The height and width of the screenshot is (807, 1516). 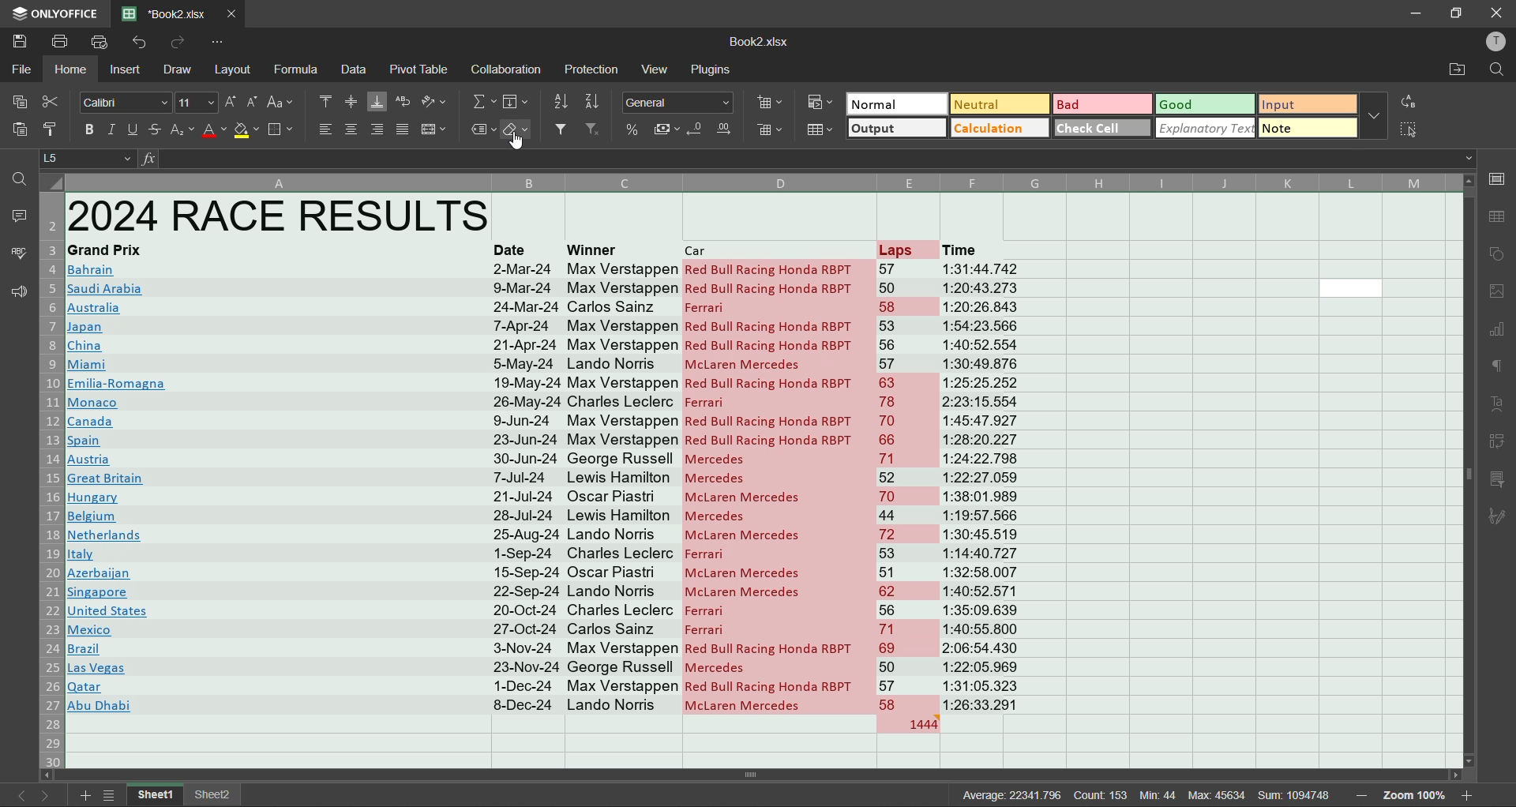 I want to click on bad, so click(x=1101, y=103).